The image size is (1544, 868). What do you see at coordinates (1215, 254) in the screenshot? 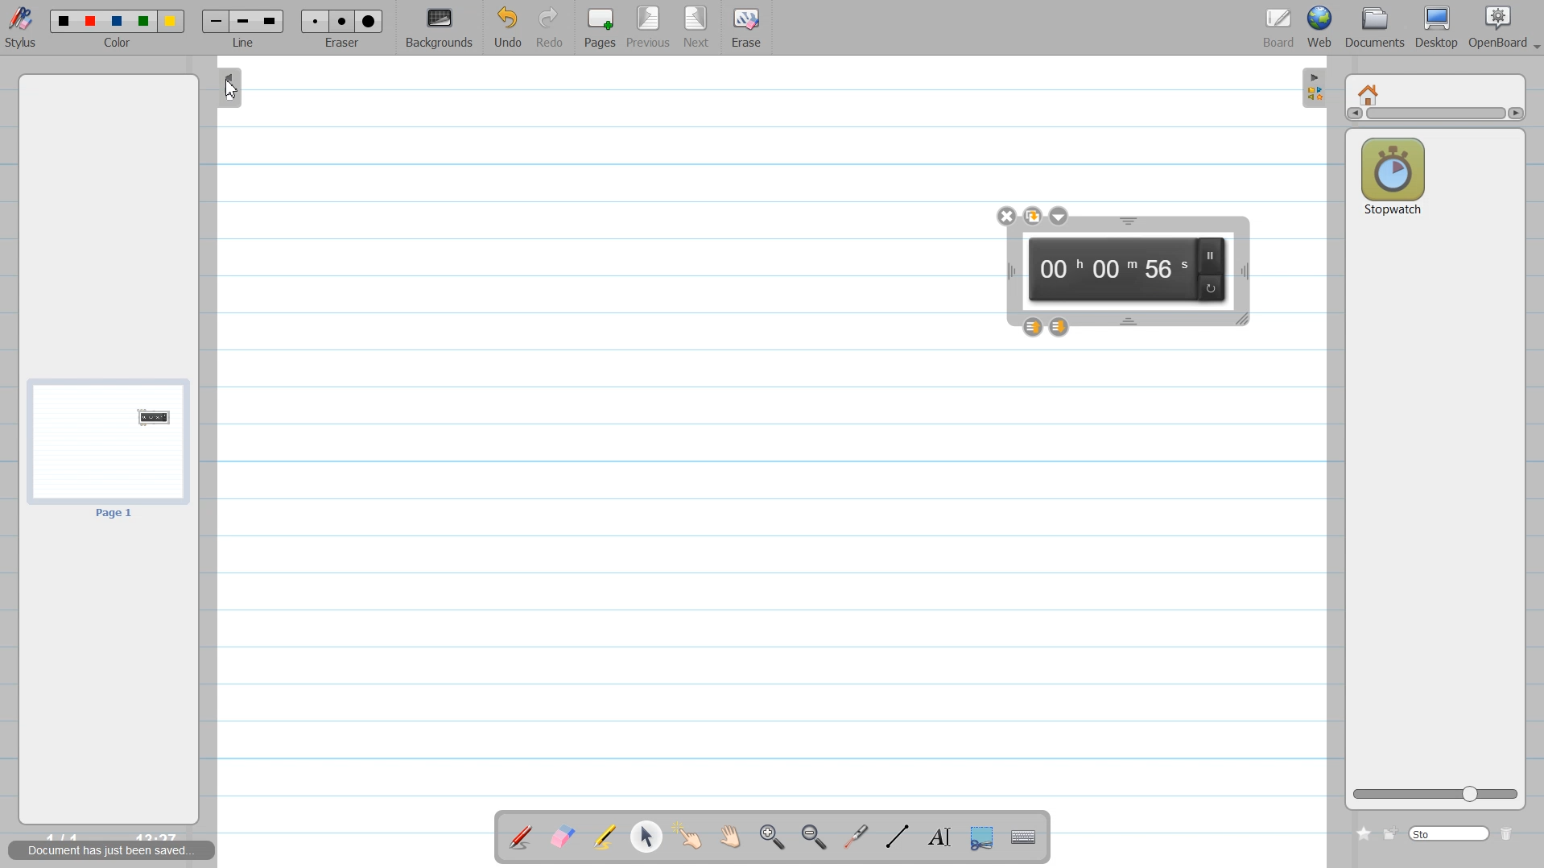
I see `pause` at bounding box center [1215, 254].